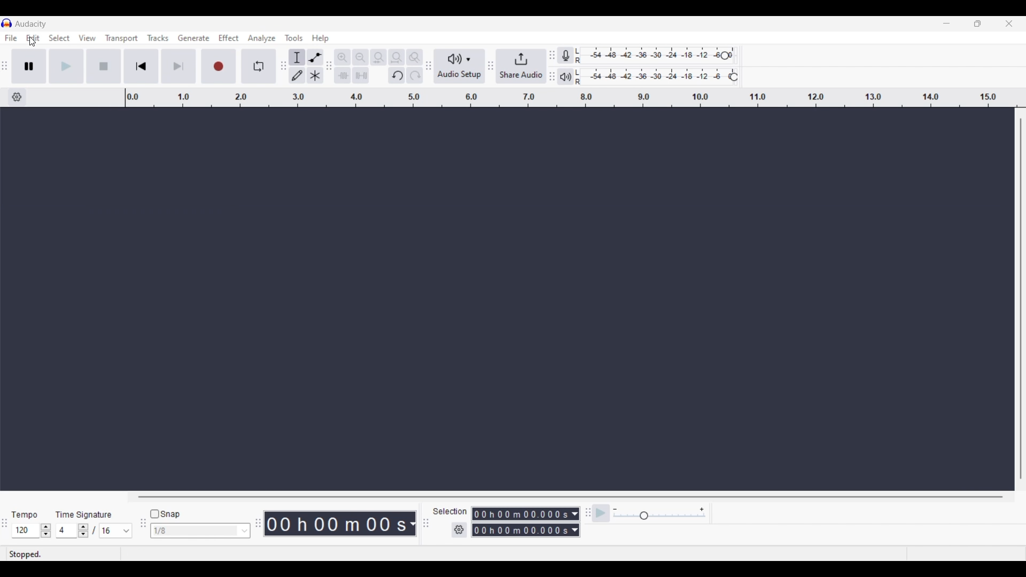 Image resolution: width=1026 pixels, height=577 pixels. What do you see at coordinates (17, 97) in the screenshot?
I see `Timeline options` at bounding box center [17, 97].